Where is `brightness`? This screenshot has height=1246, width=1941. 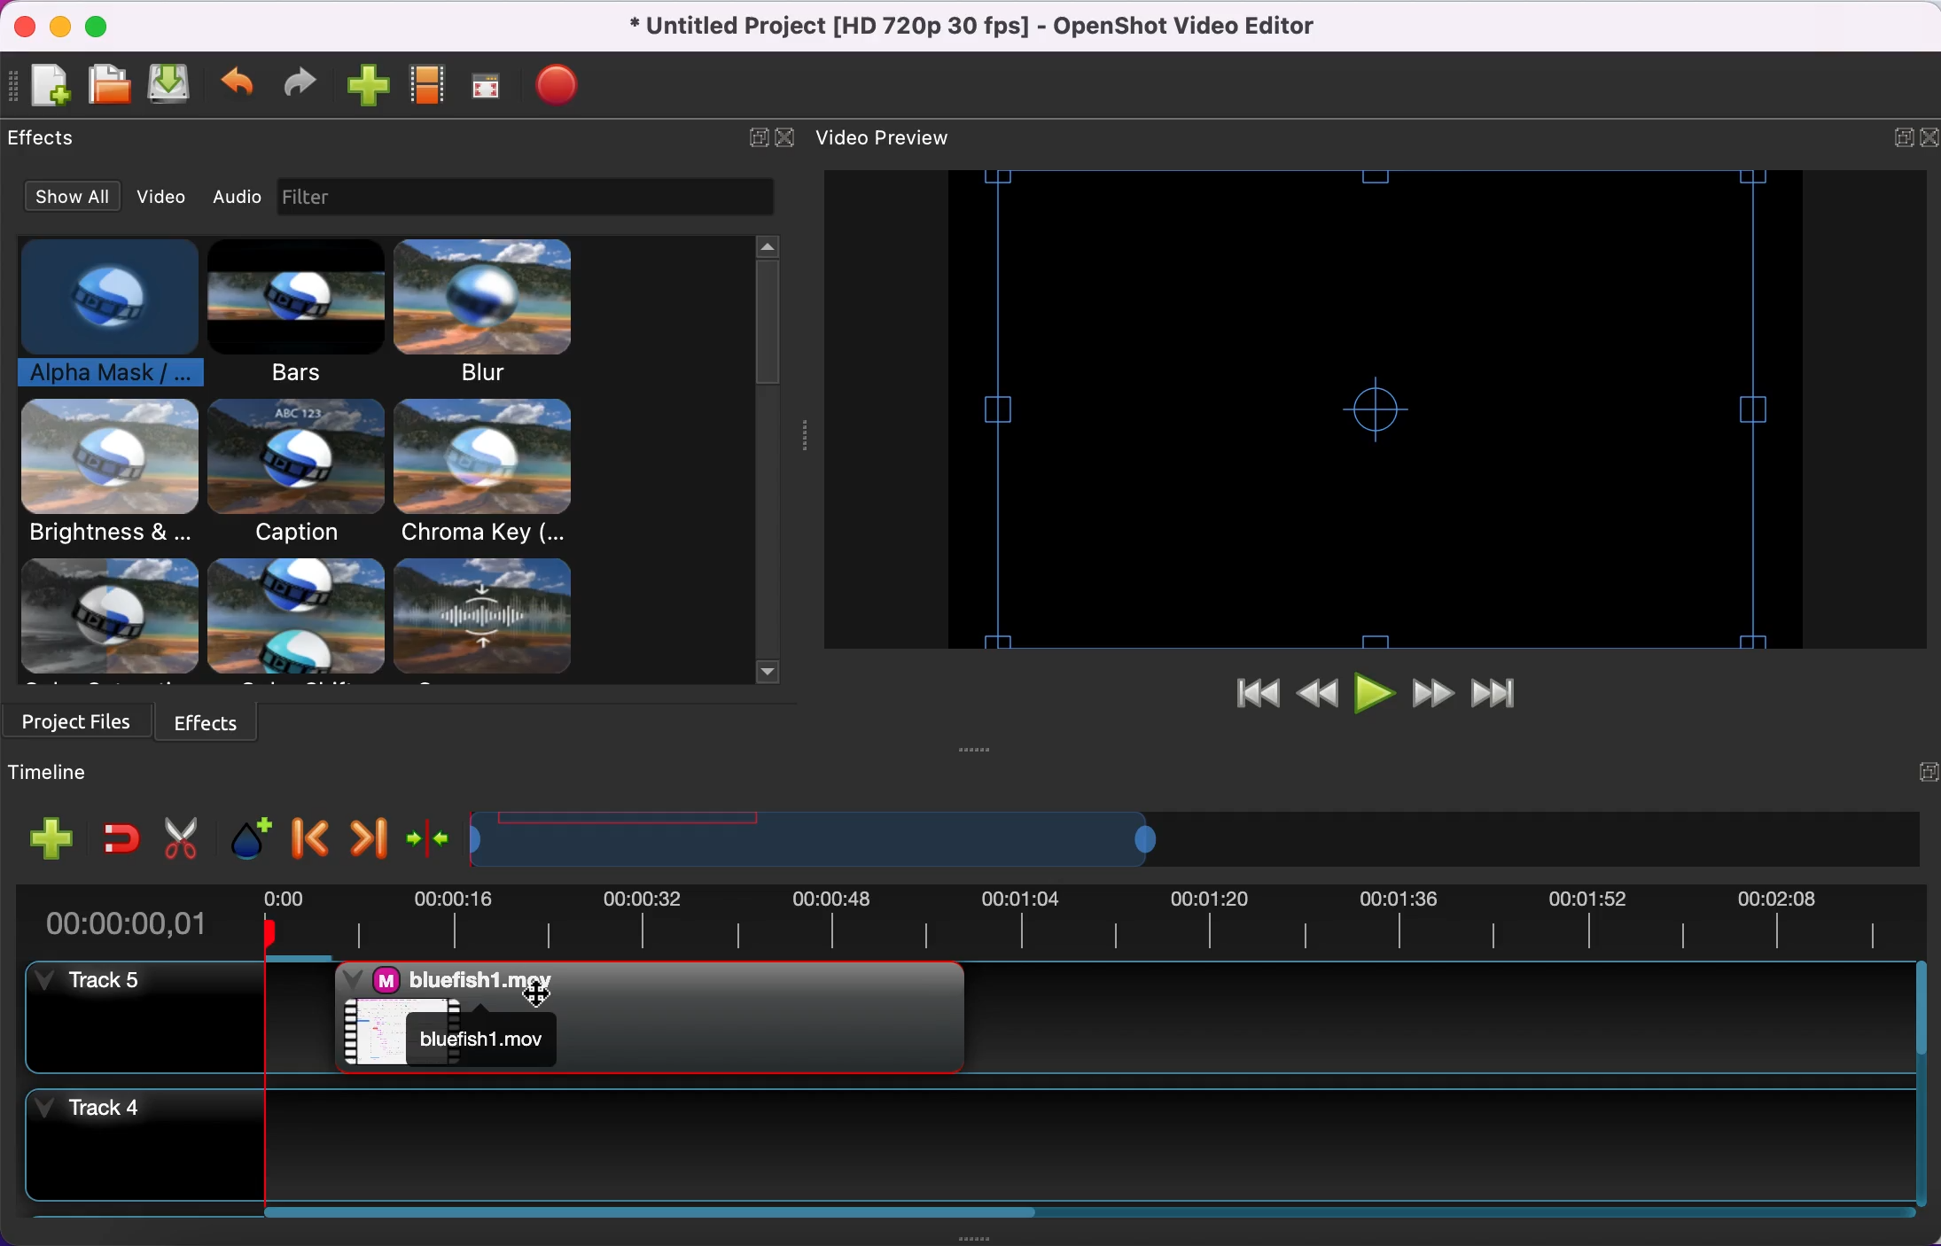
brightness is located at coordinates (111, 475).